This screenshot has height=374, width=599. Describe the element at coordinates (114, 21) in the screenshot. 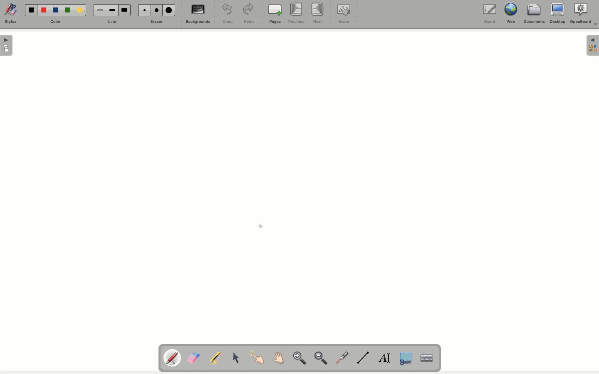

I see `Line` at that location.